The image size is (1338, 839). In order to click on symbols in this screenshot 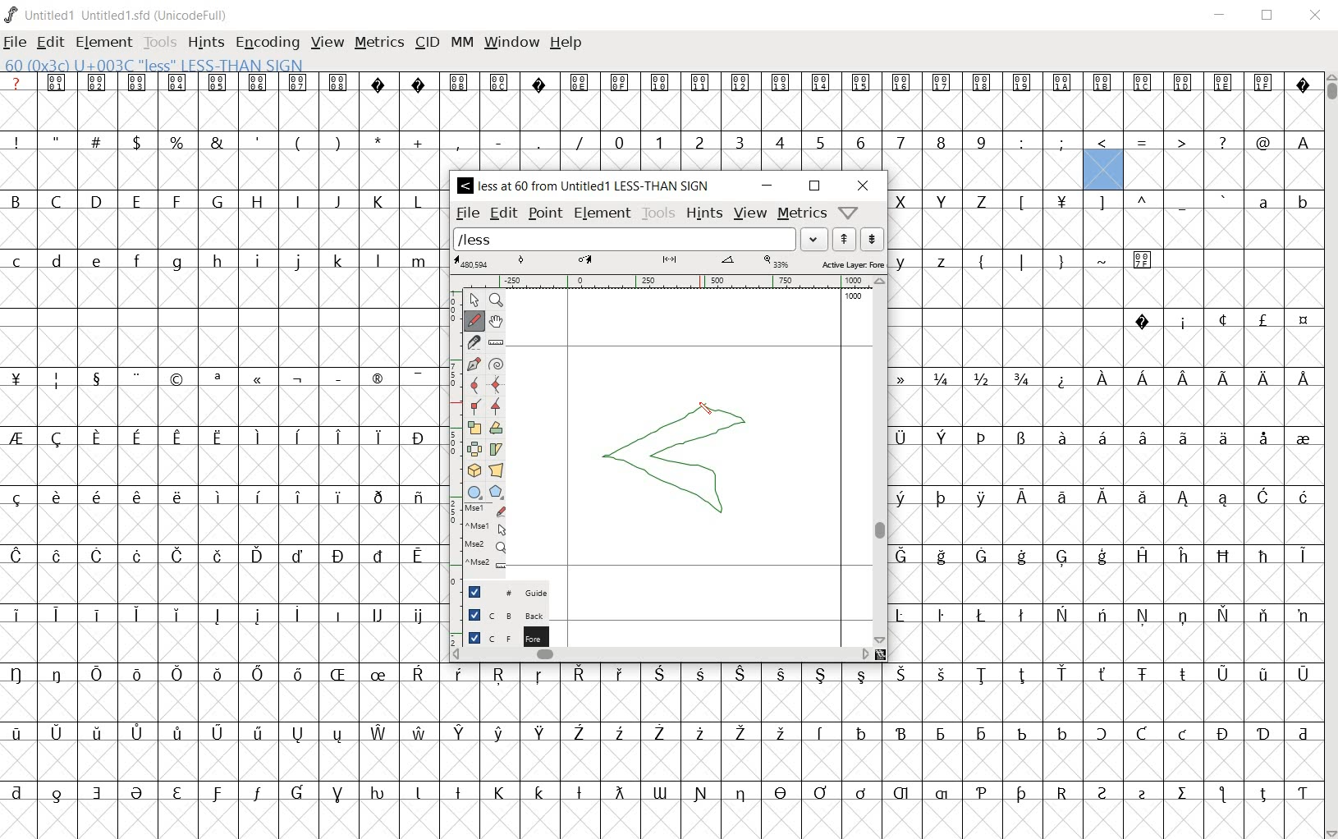, I will do `click(1064, 259)`.